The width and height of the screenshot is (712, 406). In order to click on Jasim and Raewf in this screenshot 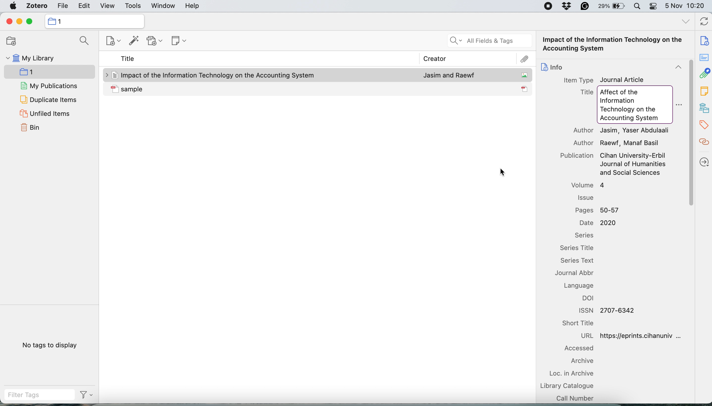, I will do `click(449, 74)`.